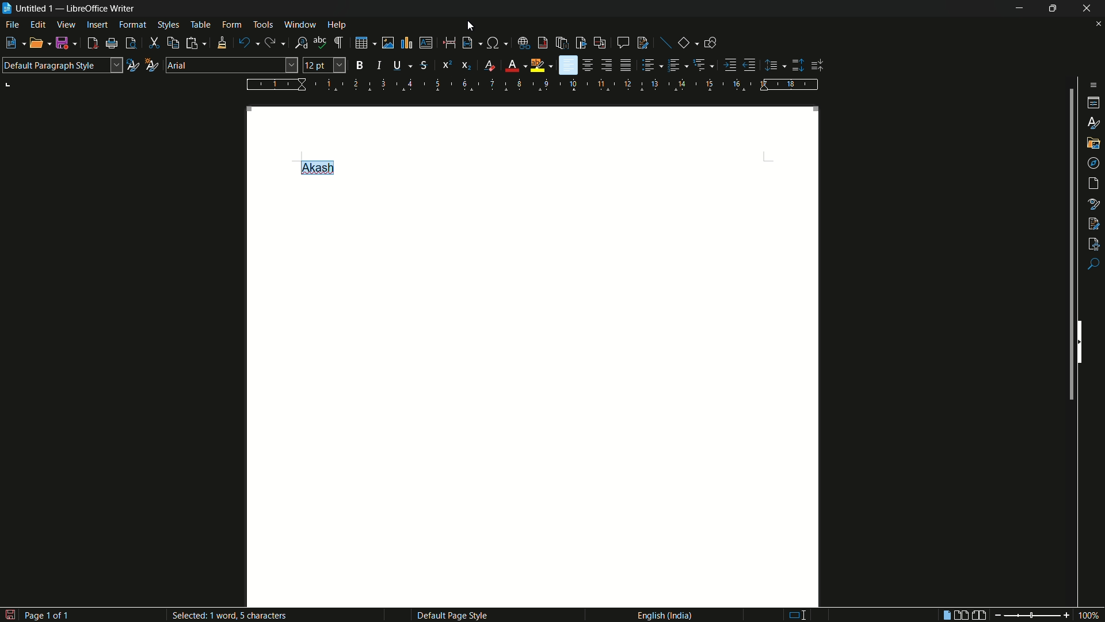  What do you see at coordinates (423, 66) in the screenshot?
I see `strikethrough` at bounding box center [423, 66].